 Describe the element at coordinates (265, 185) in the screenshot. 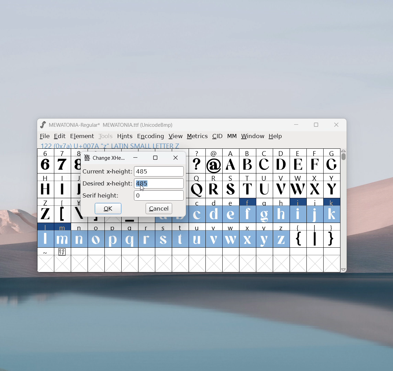

I see `U` at that location.